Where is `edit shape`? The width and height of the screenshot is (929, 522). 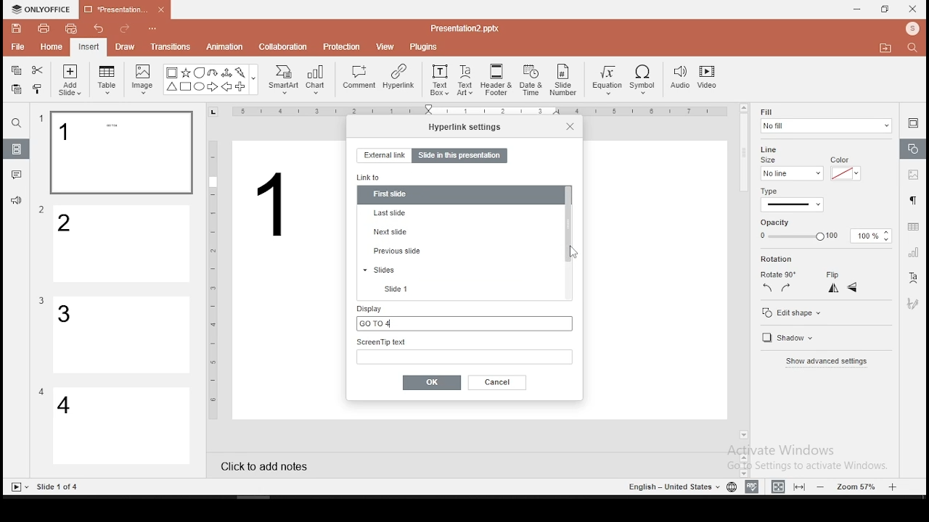
edit shape is located at coordinates (790, 312).